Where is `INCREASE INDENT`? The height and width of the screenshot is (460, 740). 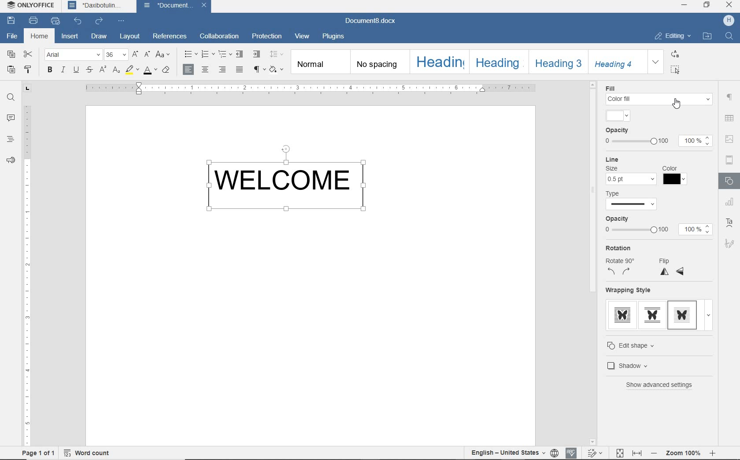 INCREASE INDENT is located at coordinates (257, 55).